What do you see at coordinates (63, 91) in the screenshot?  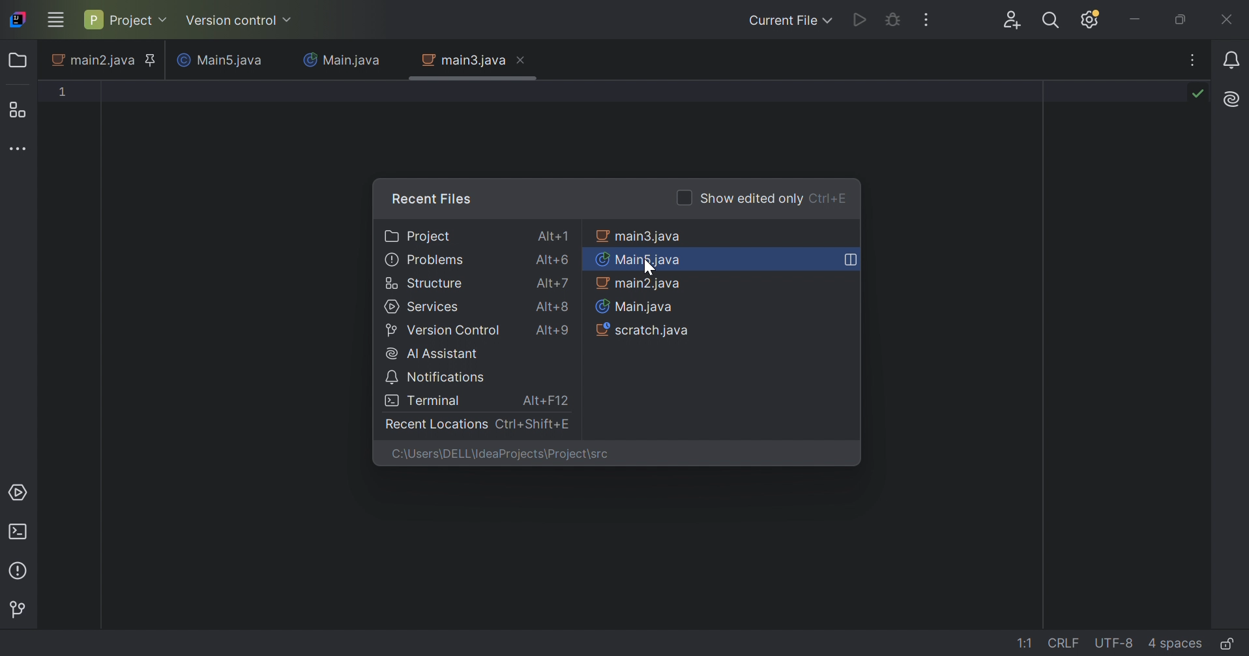 I see `1` at bounding box center [63, 91].